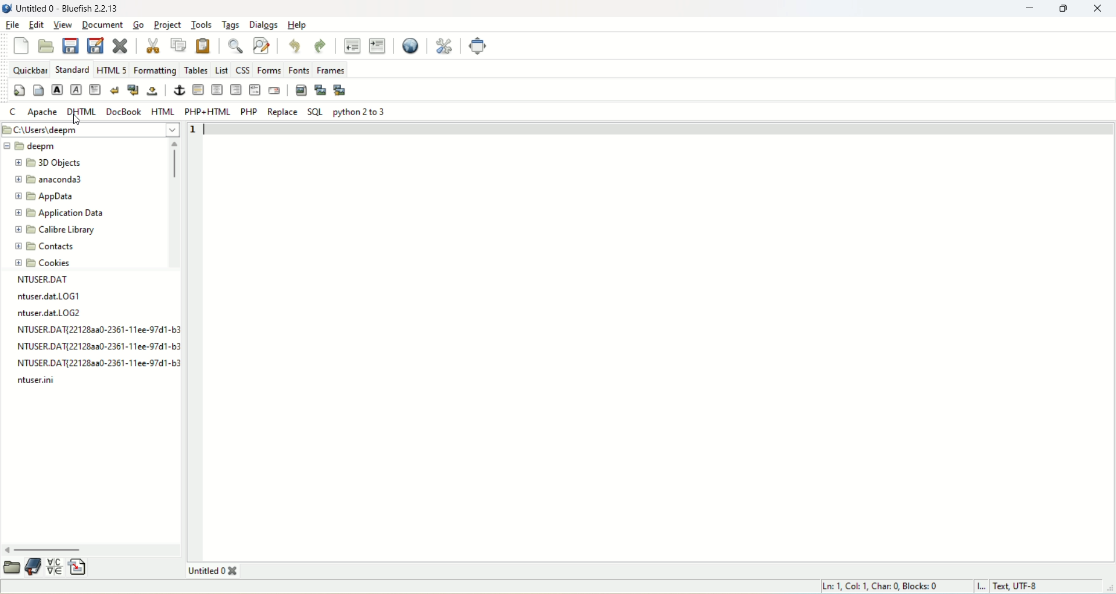 The height and width of the screenshot is (594, 1116). Describe the element at coordinates (95, 90) in the screenshot. I see `paragraph` at that location.